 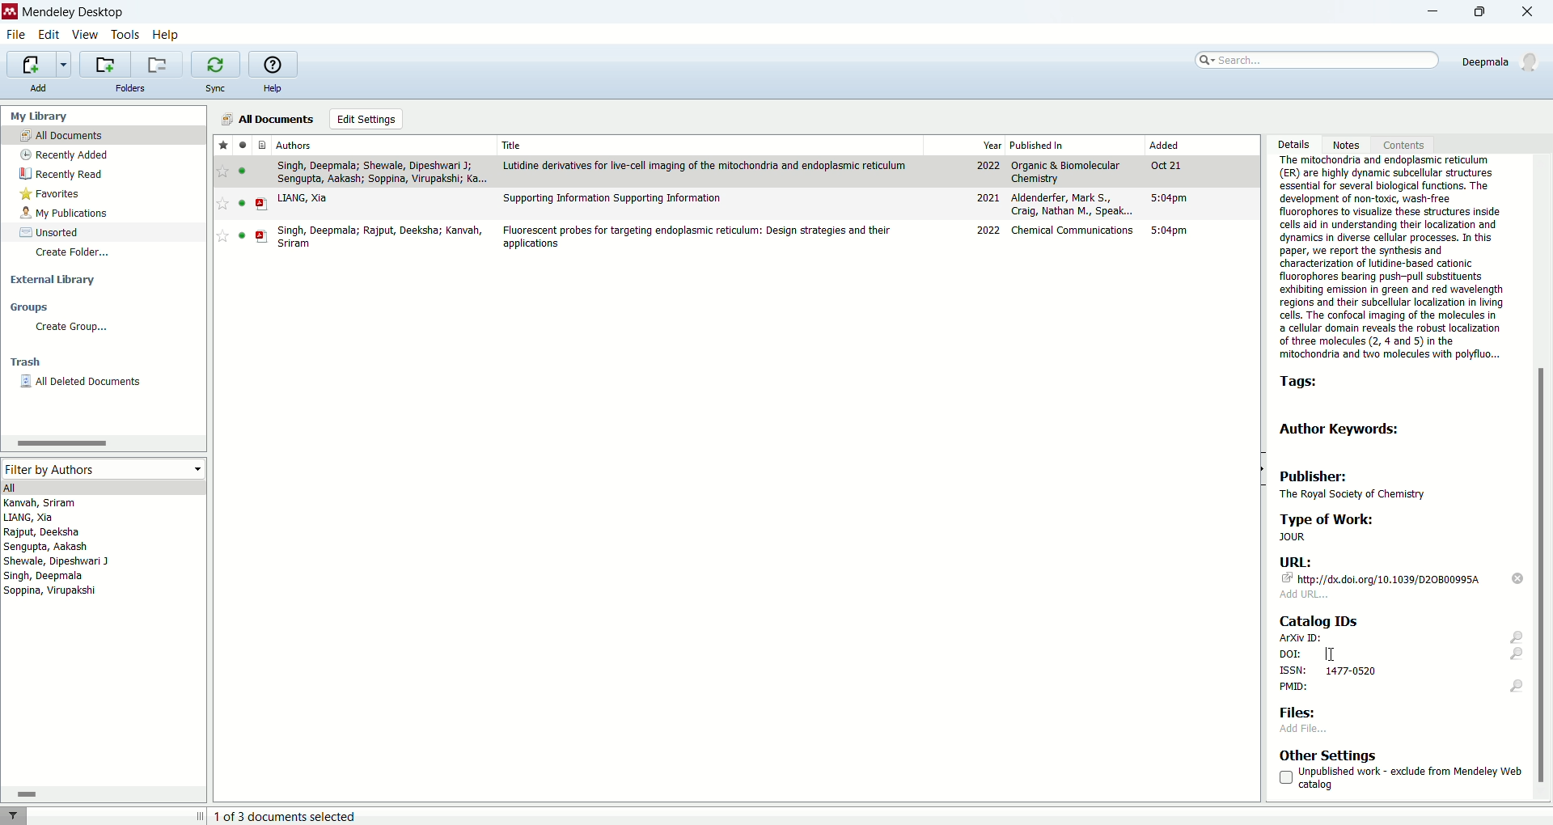 What do you see at coordinates (381, 237) in the screenshot?
I see `singh, deepmala; rajput, deeksha; kanvah, sriram` at bounding box center [381, 237].